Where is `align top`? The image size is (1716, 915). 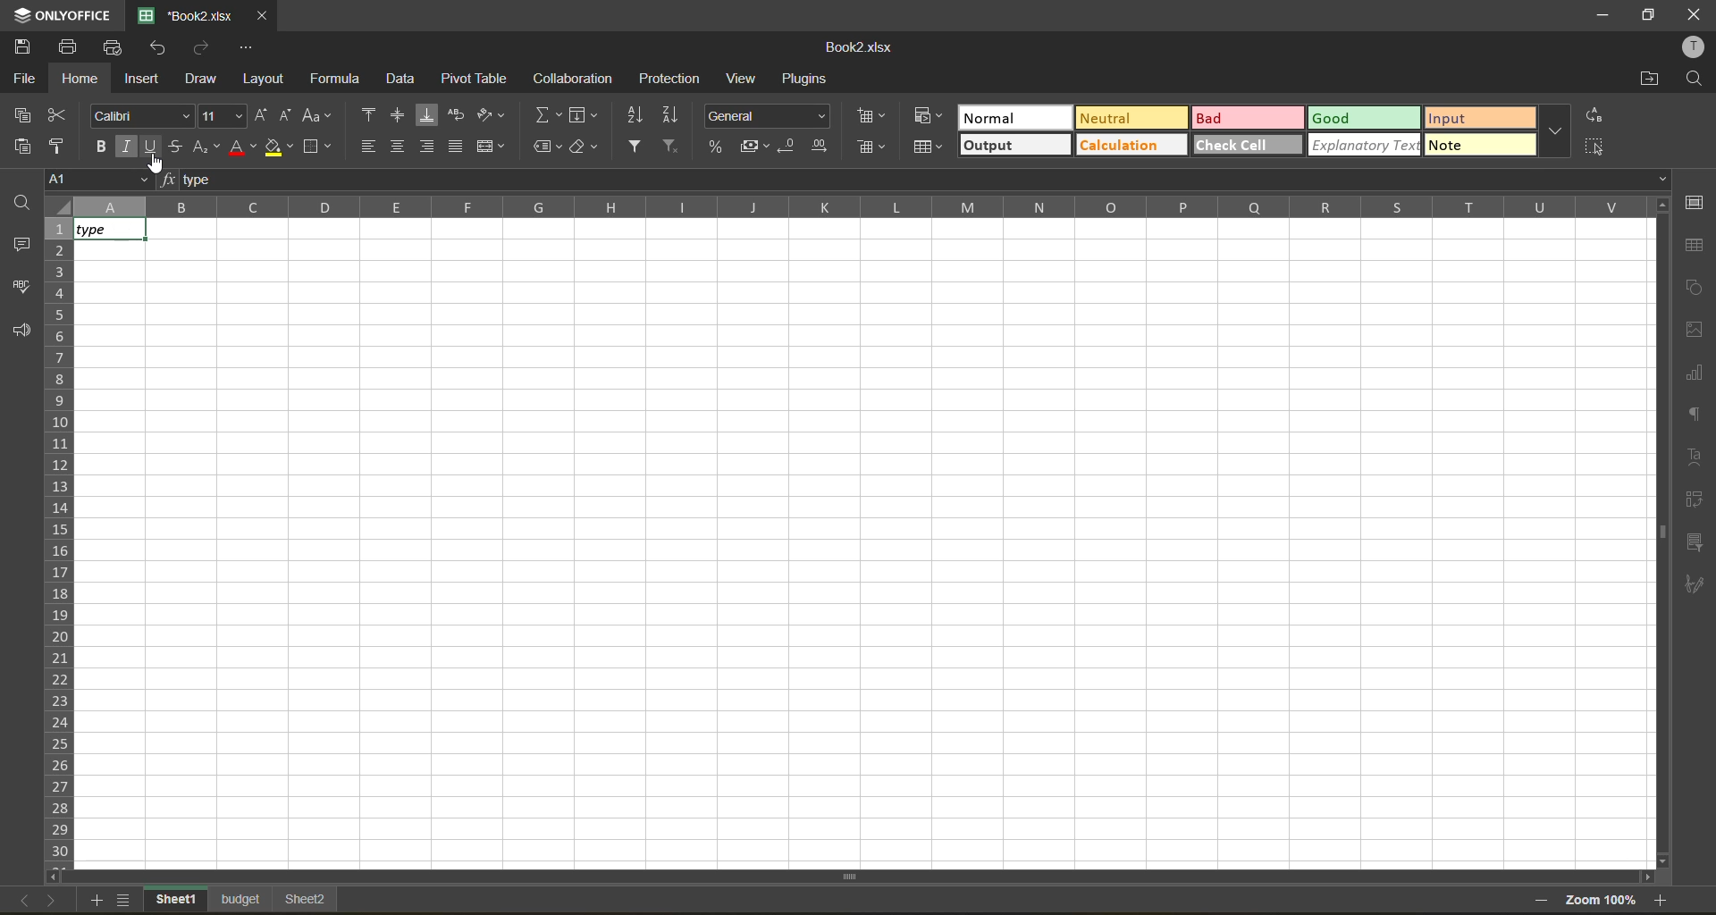 align top is located at coordinates (368, 114).